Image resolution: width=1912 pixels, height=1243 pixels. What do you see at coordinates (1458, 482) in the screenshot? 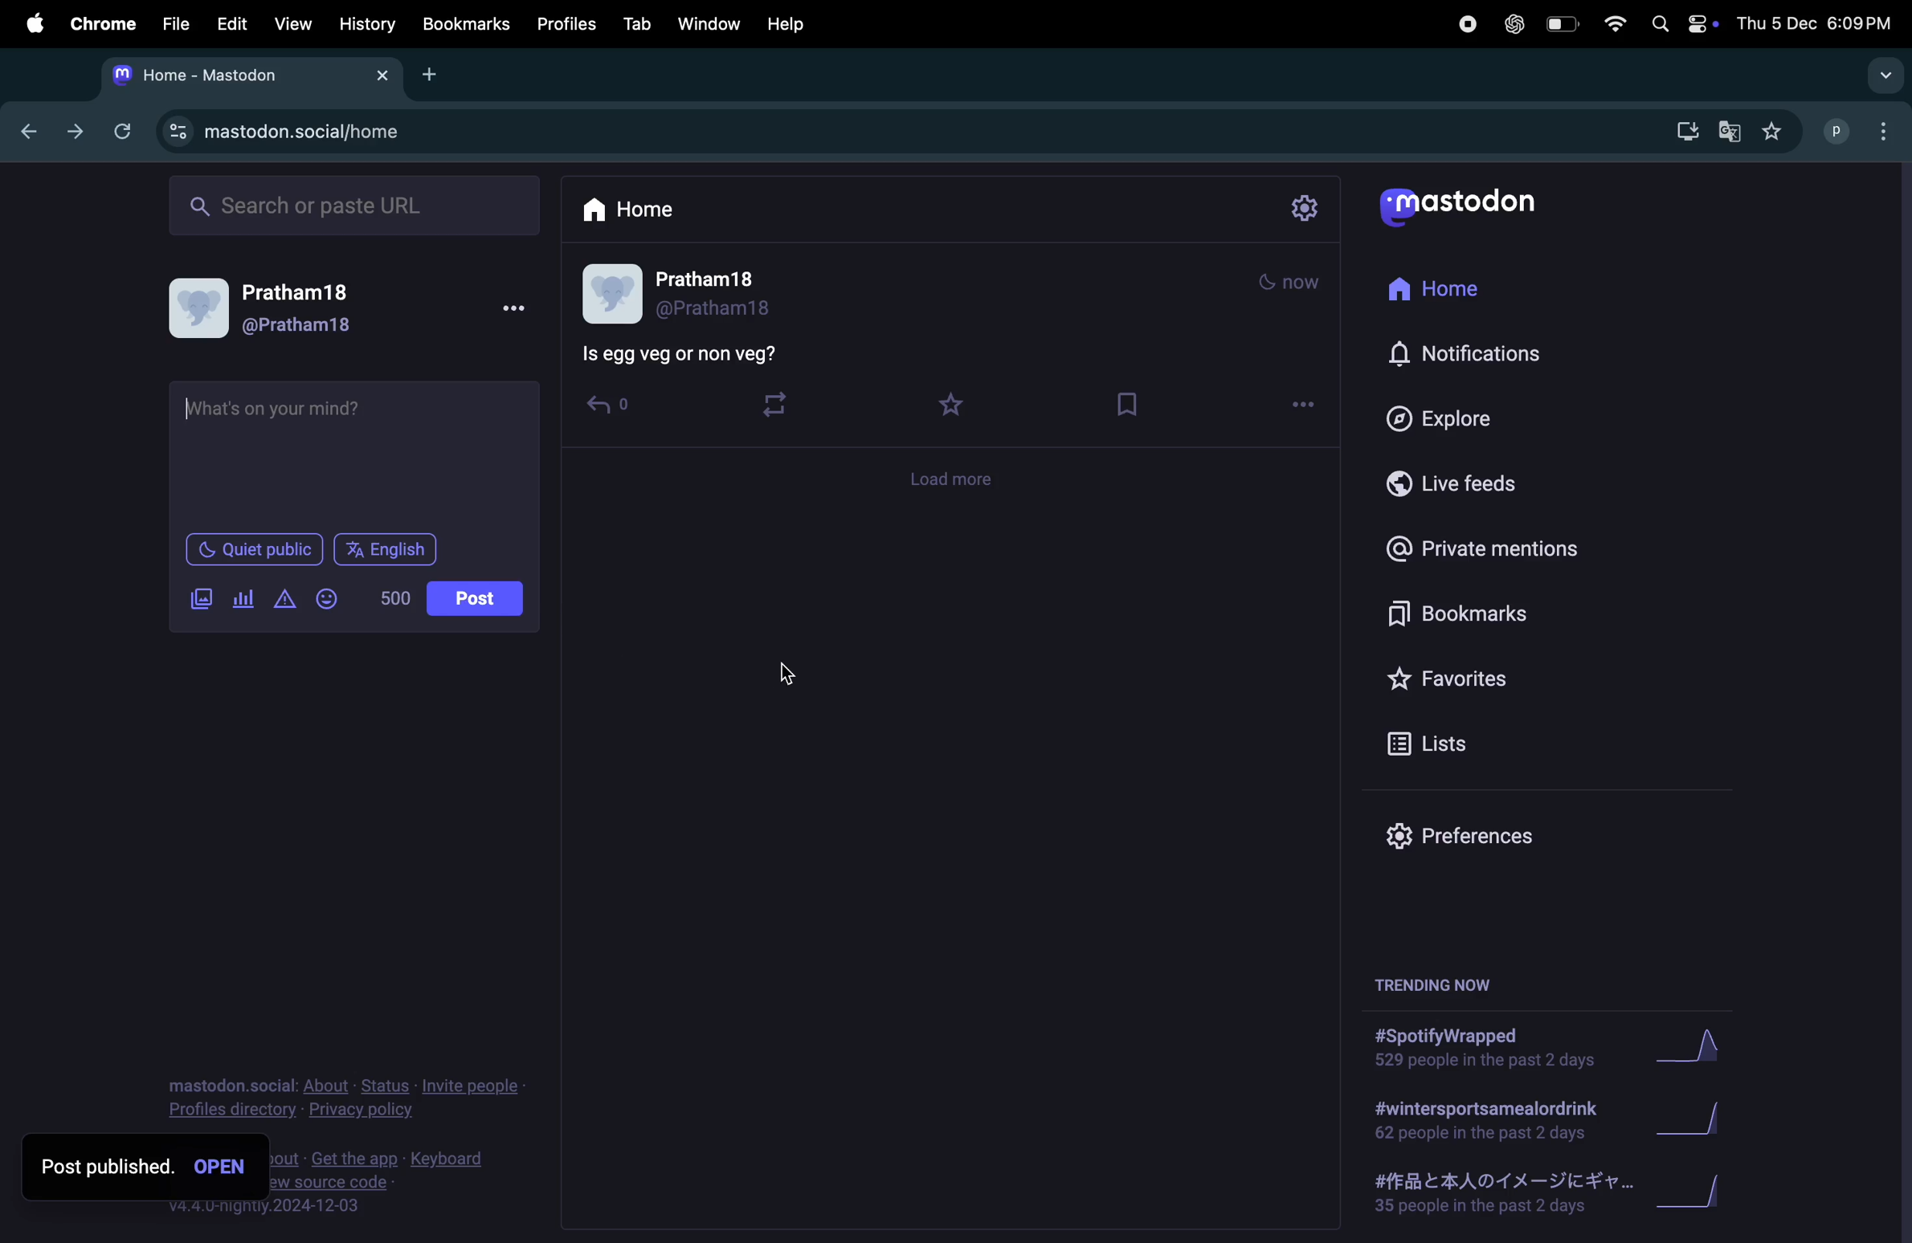
I see `Live feeds` at bounding box center [1458, 482].